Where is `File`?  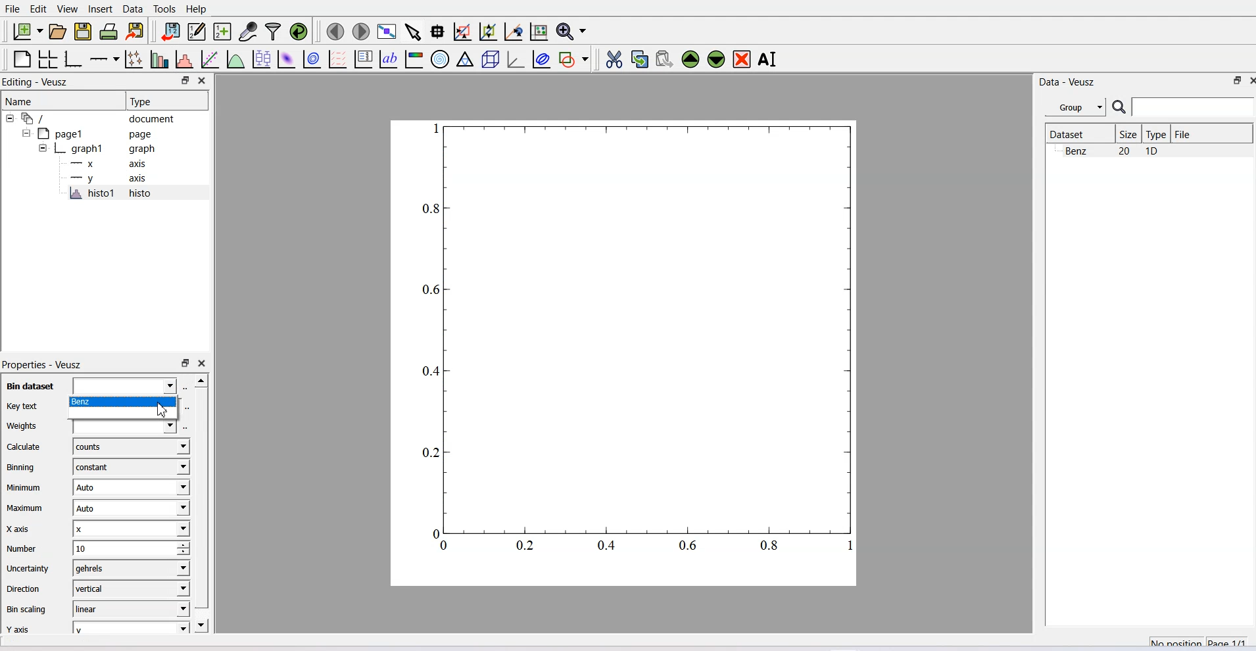 File is located at coordinates (12, 9).